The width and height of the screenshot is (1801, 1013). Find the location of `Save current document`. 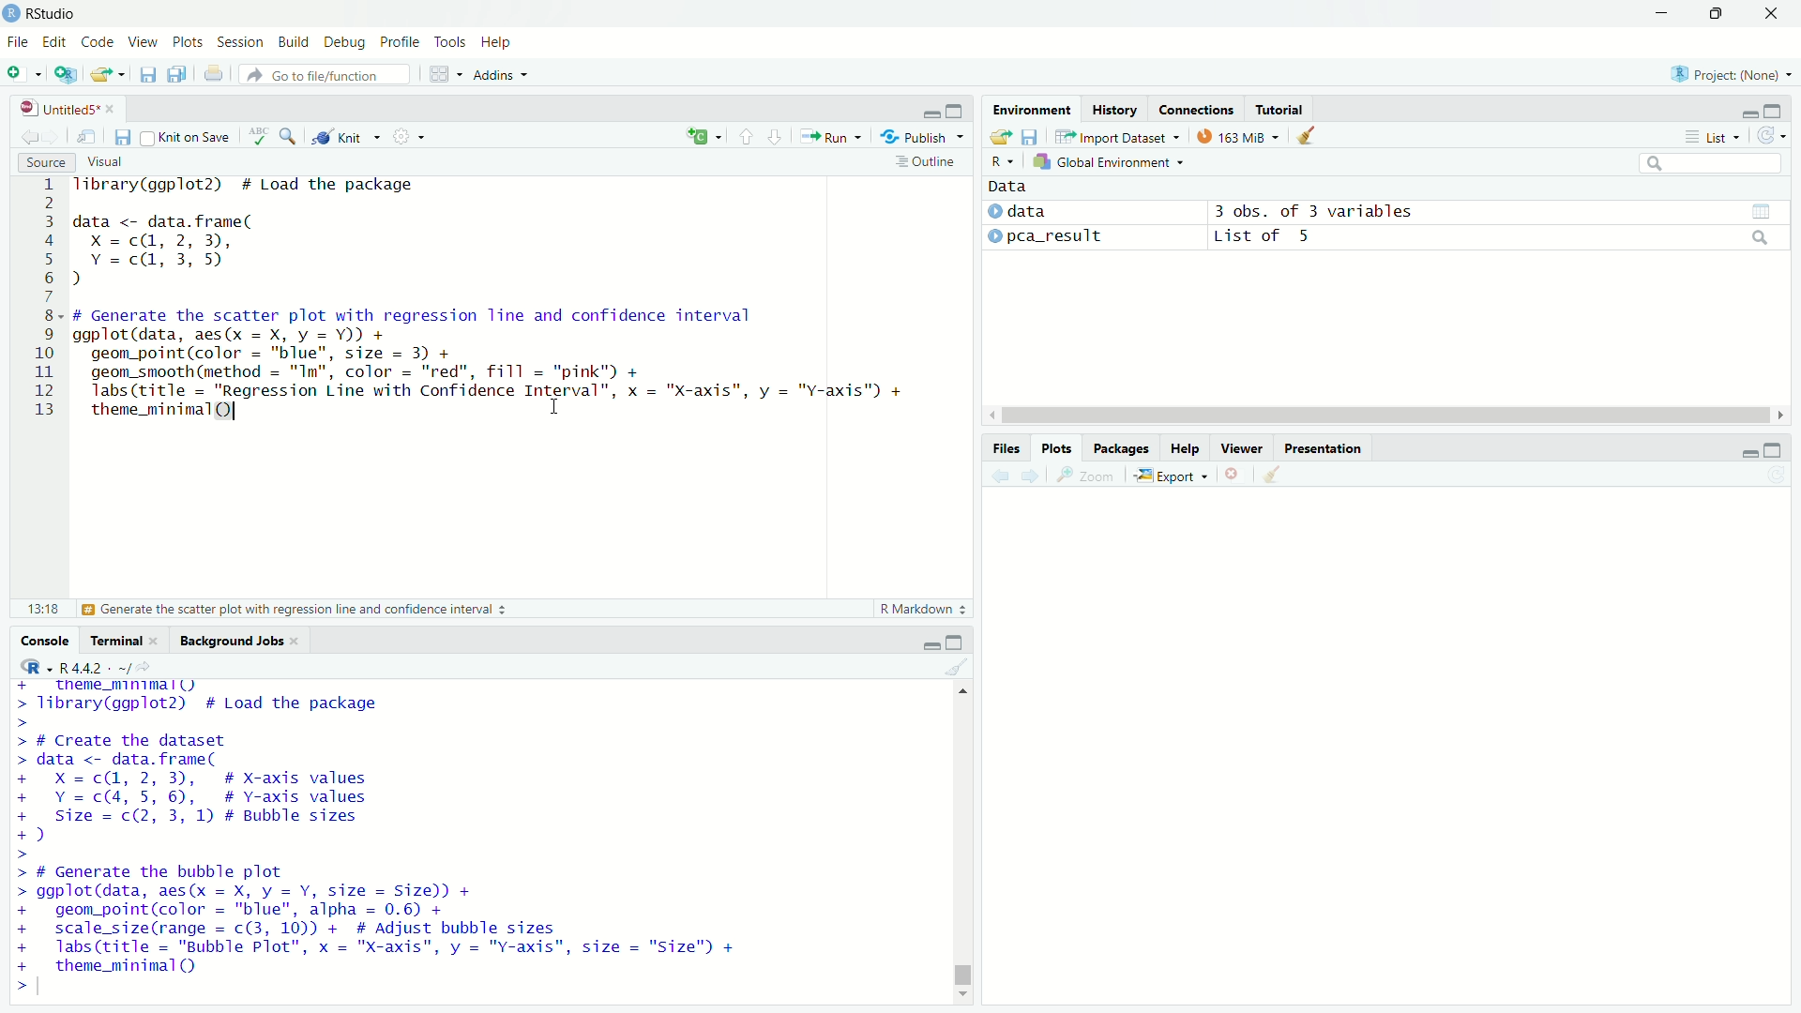

Save current document is located at coordinates (146, 74).